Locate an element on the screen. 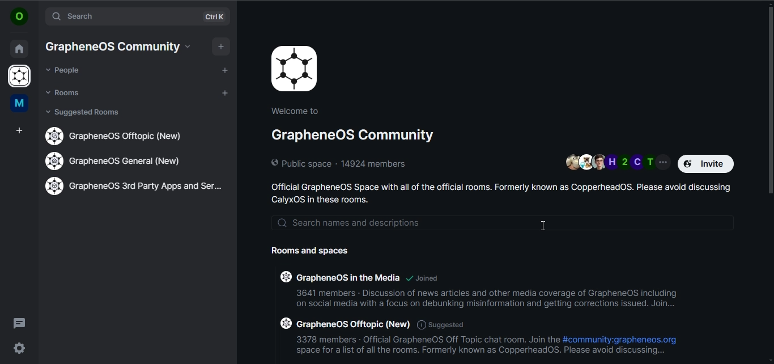  space for a list of all the rooms. Formerly known as CopperheadOS. Please avoid discussing... is located at coordinates (480, 352).